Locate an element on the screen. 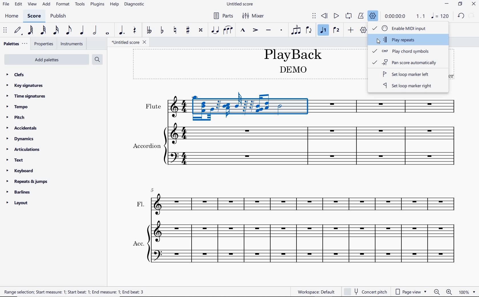  page view is located at coordinates (411, 292).